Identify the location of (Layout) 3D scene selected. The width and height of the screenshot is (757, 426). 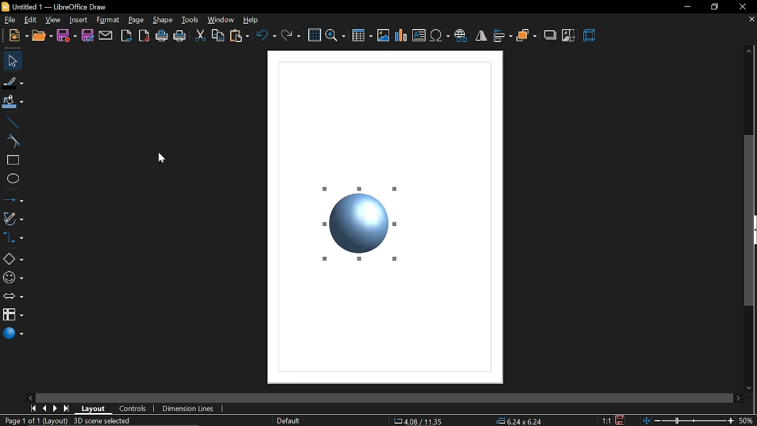
(90, 421).